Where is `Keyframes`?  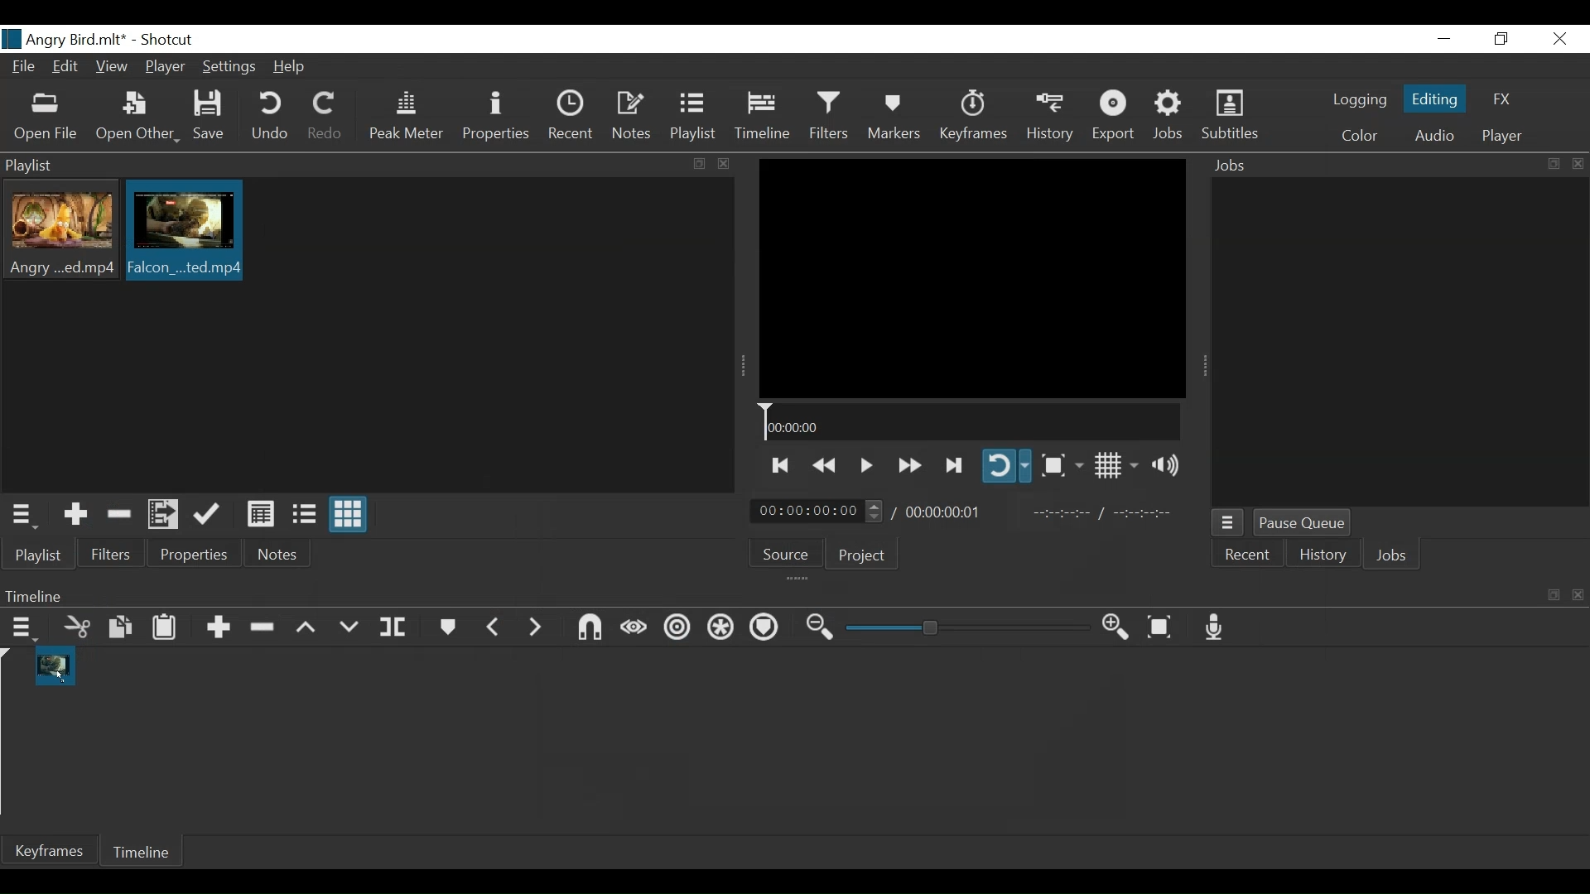 Keyframes is located at coordinates (972, 116).